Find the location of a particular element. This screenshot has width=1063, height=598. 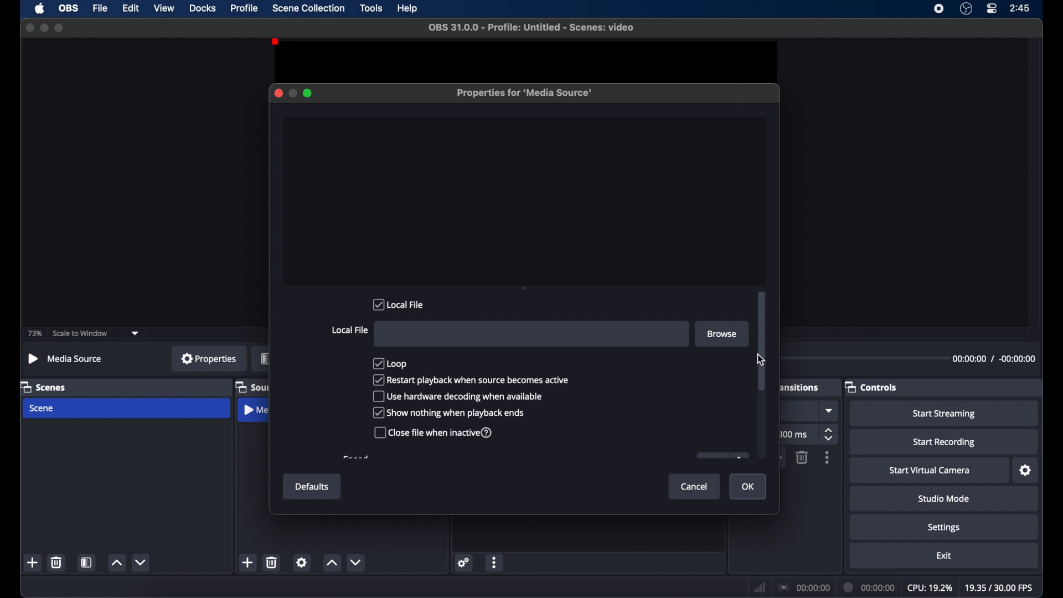

defaults is located at coordinates (312, 487).